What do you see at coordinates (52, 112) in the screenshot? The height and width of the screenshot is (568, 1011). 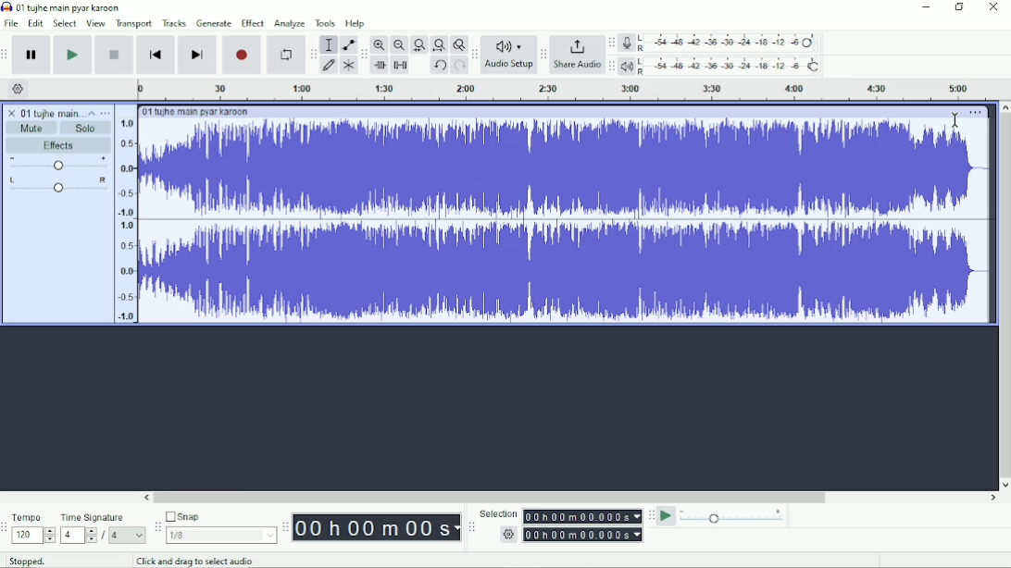 I see `01 tujhe main pyar karoon` at bounding box center [52, 112].